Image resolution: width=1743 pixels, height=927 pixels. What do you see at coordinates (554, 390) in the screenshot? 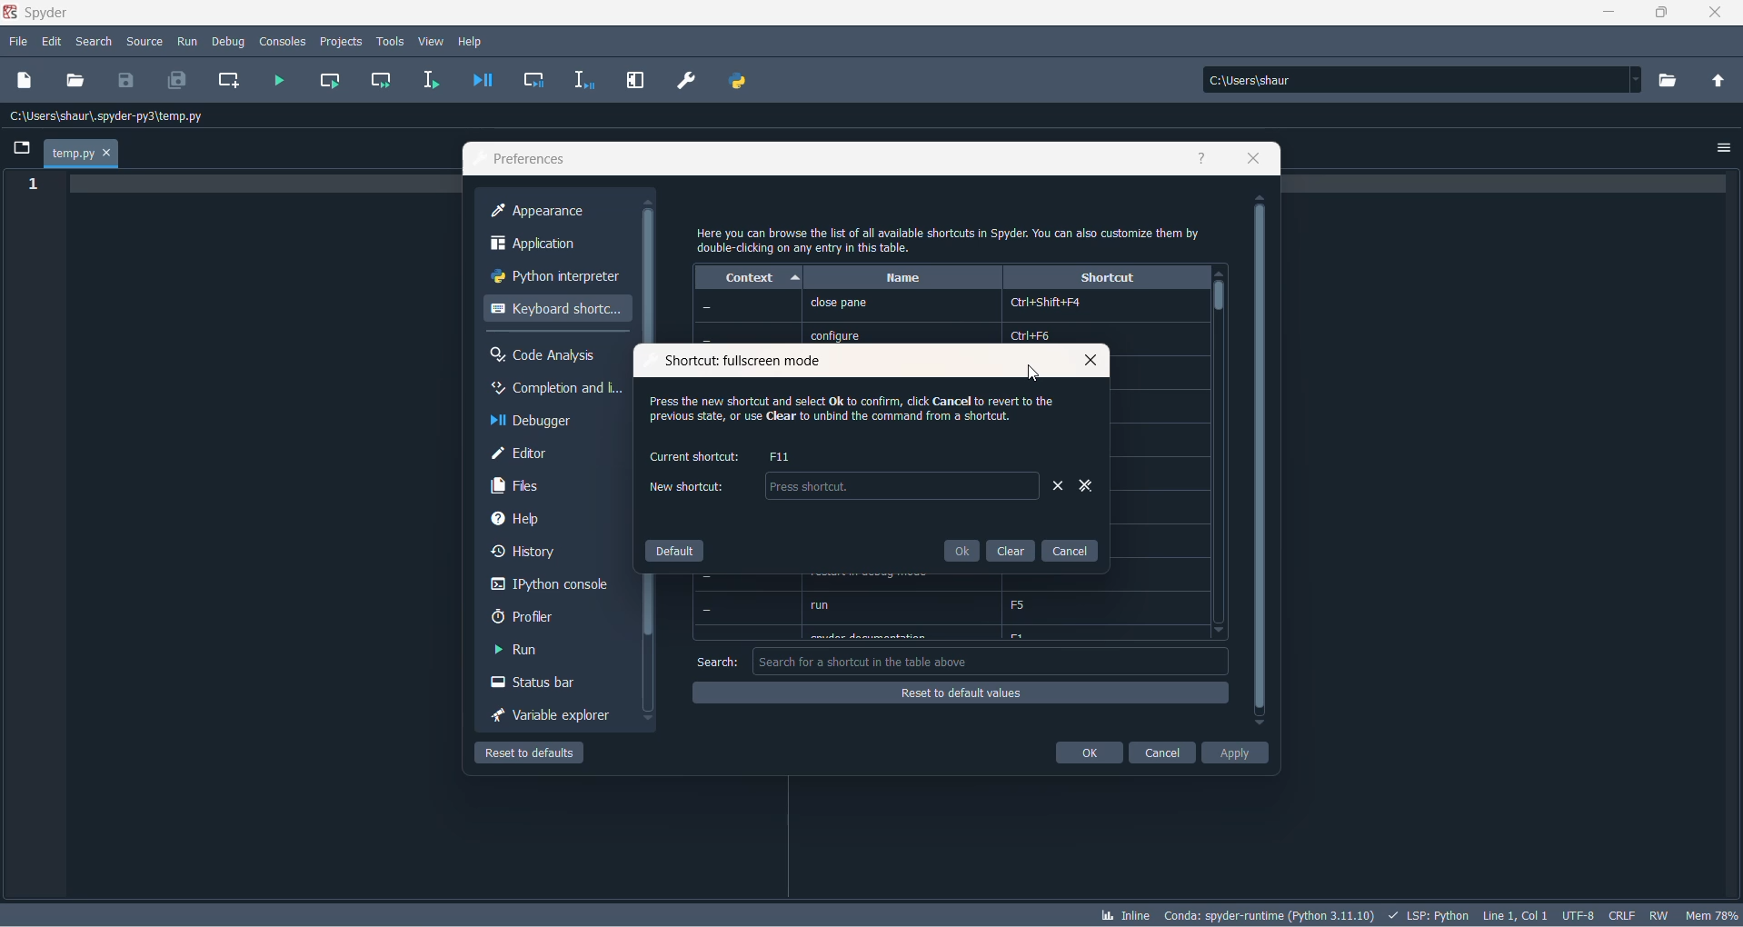
I see `completion` at bounding box center [554, 390].